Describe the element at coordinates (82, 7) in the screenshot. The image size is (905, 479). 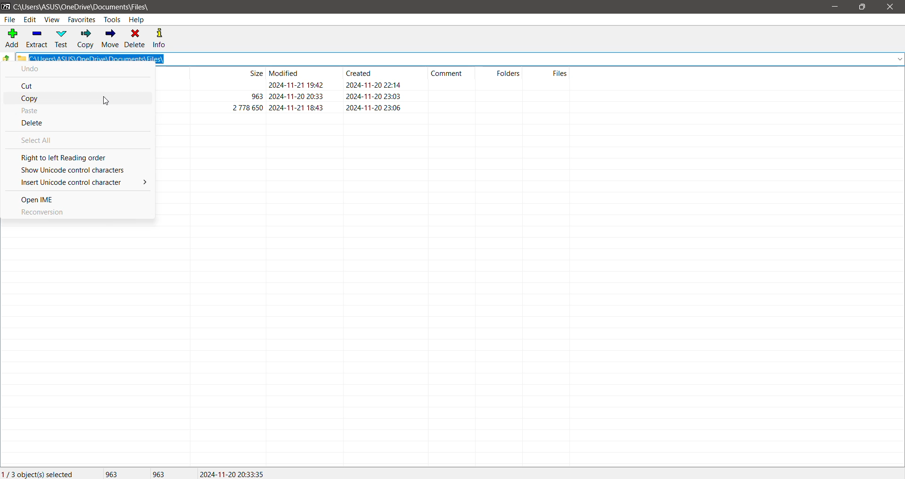
I see `Current Folder Path` at that location.